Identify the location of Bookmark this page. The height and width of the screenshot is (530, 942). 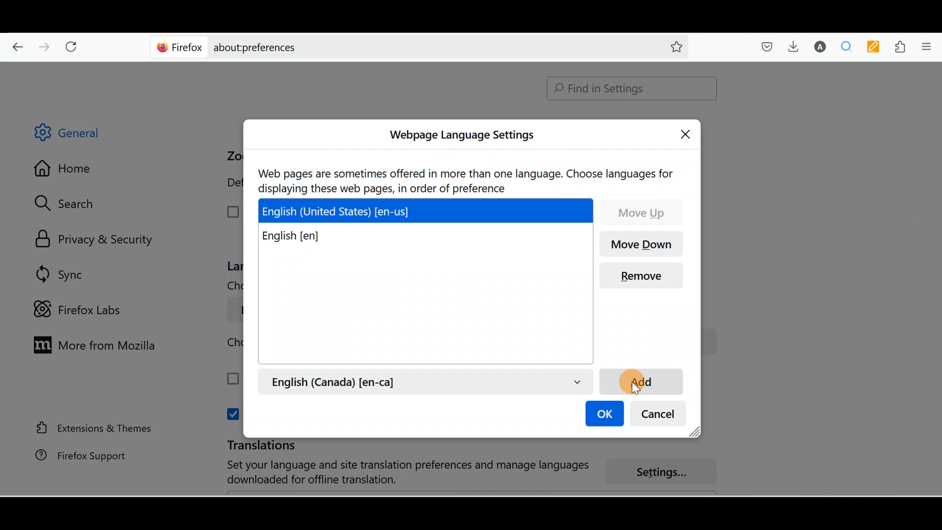
(669, 46).